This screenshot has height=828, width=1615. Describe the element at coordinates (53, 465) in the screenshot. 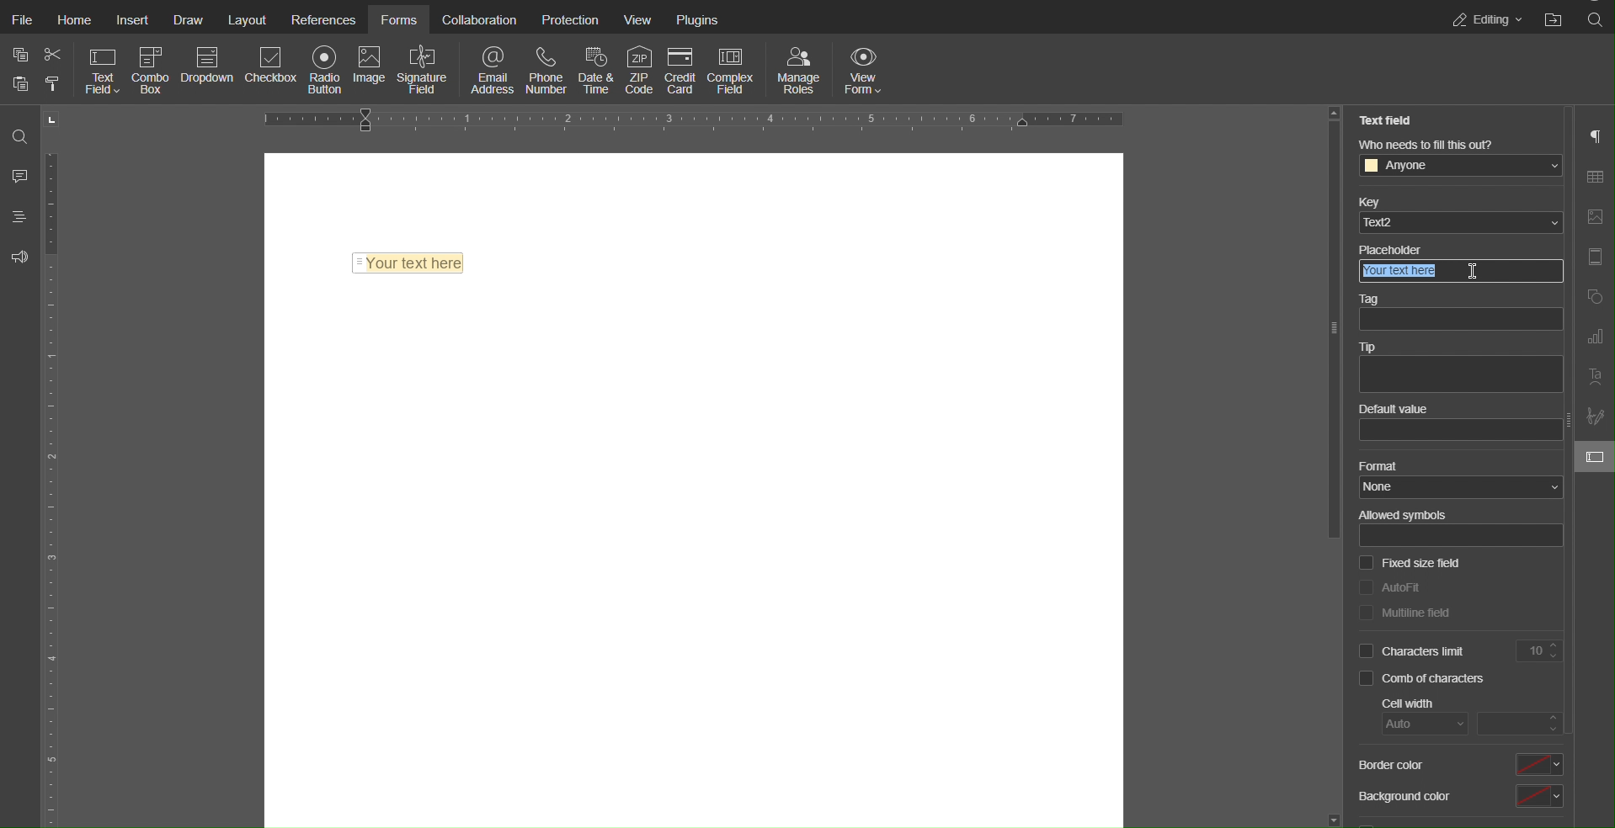

I see `Vertical Ruler` at that location.